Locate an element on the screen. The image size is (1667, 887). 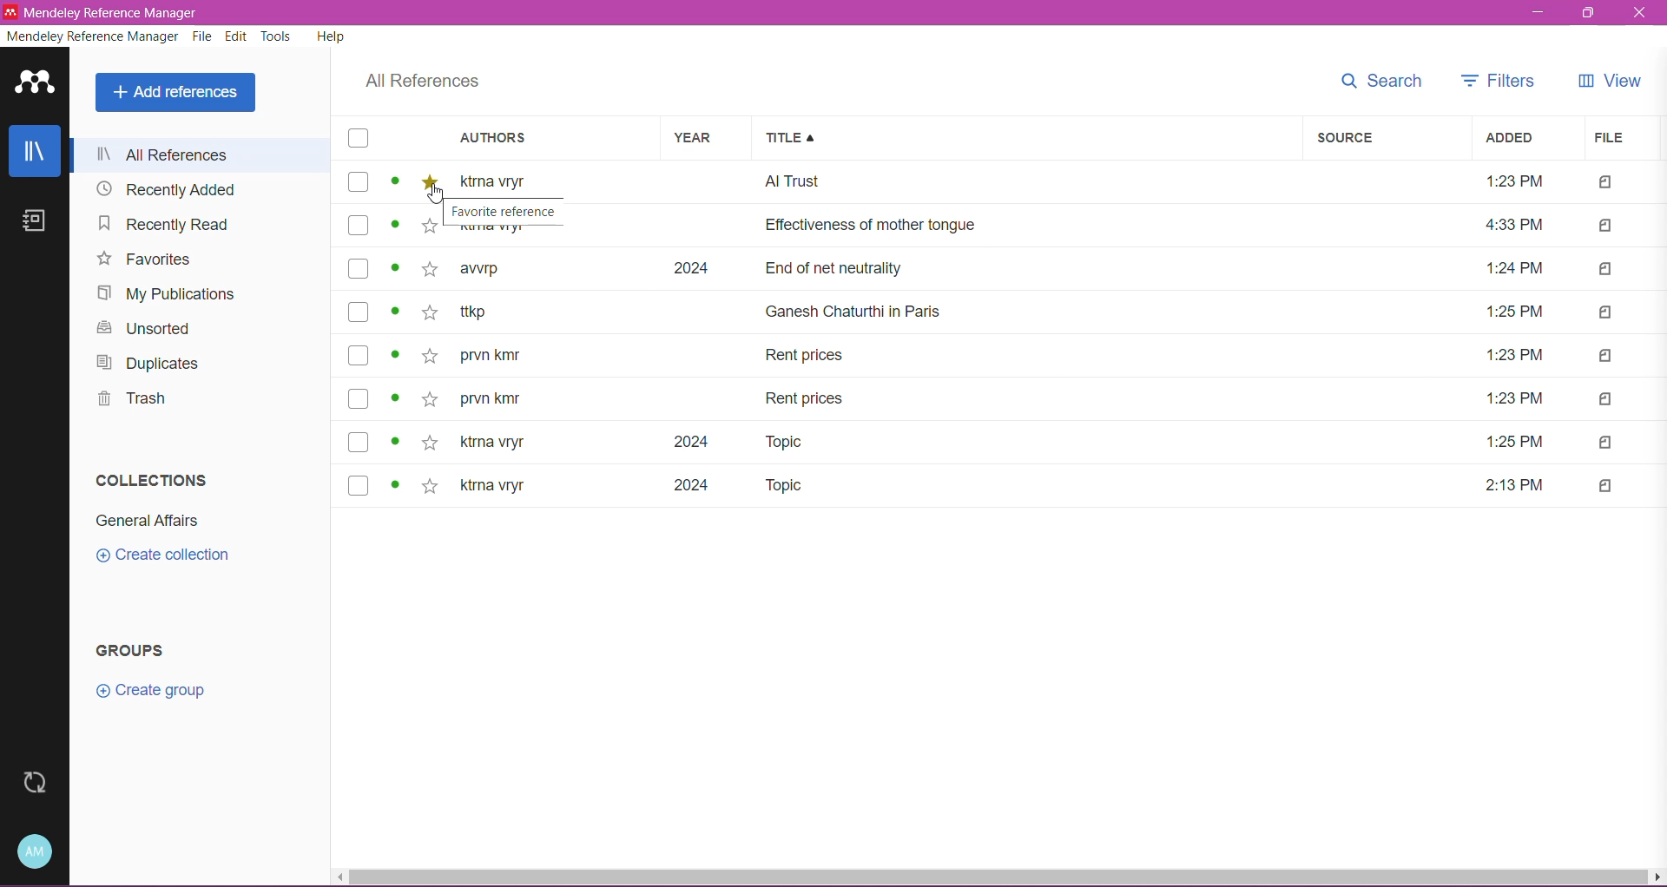
Indicates file type is located at coordinates (1606, 312).